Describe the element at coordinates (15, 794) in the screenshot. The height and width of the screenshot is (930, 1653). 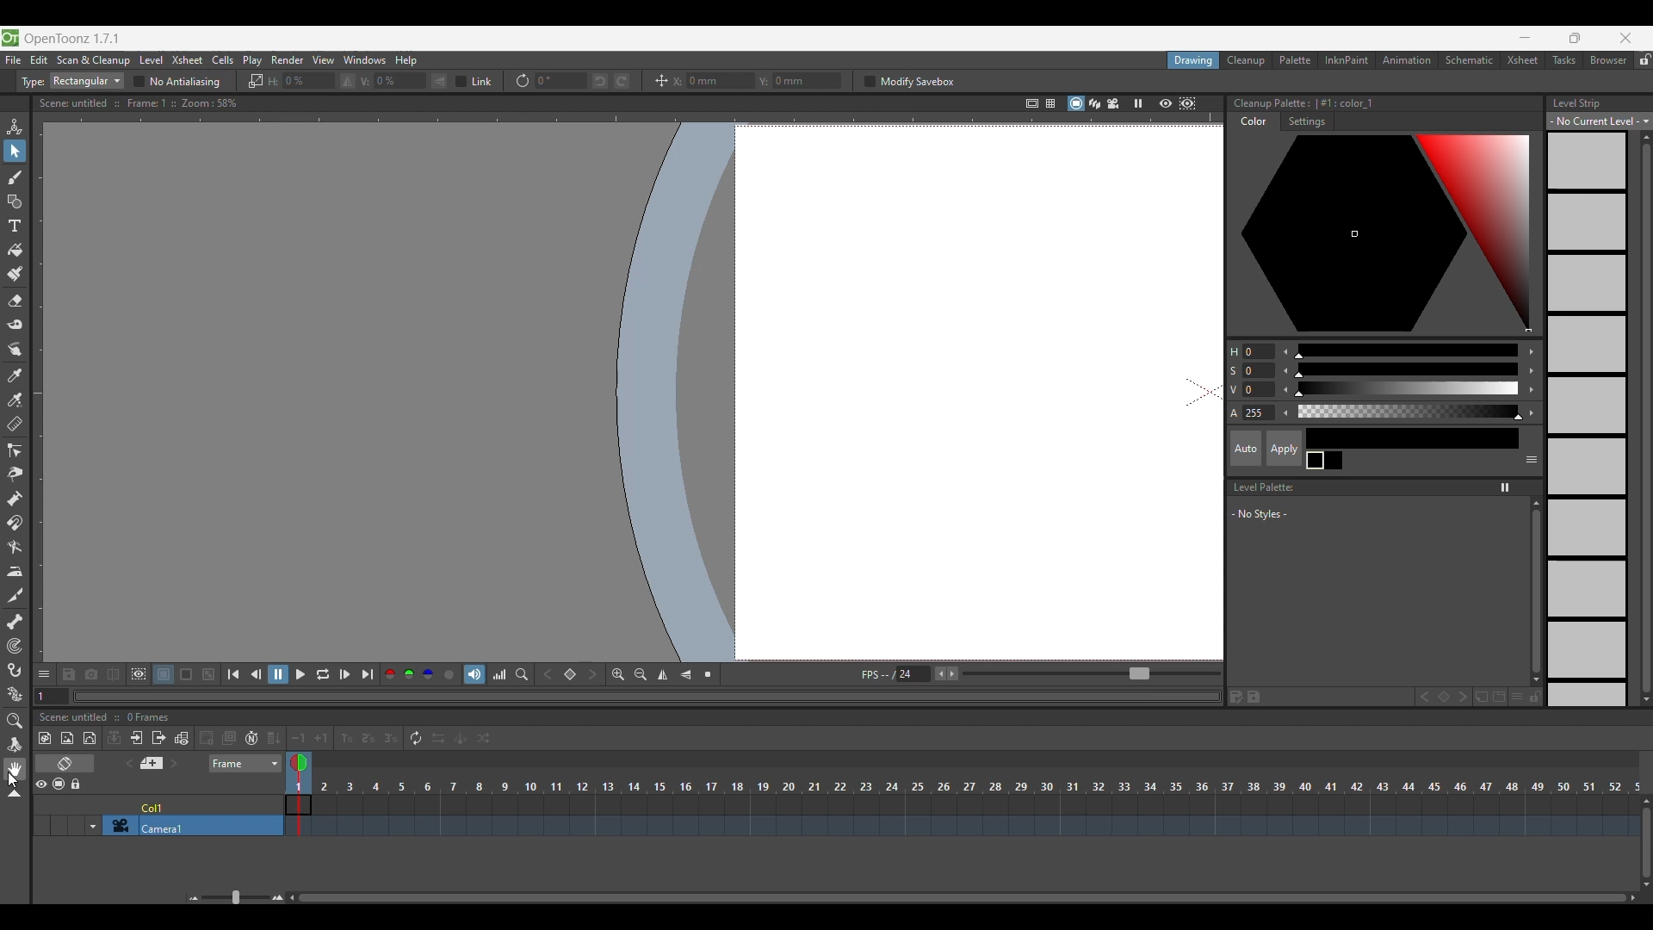
I see `Collapse toolbar` at that location.